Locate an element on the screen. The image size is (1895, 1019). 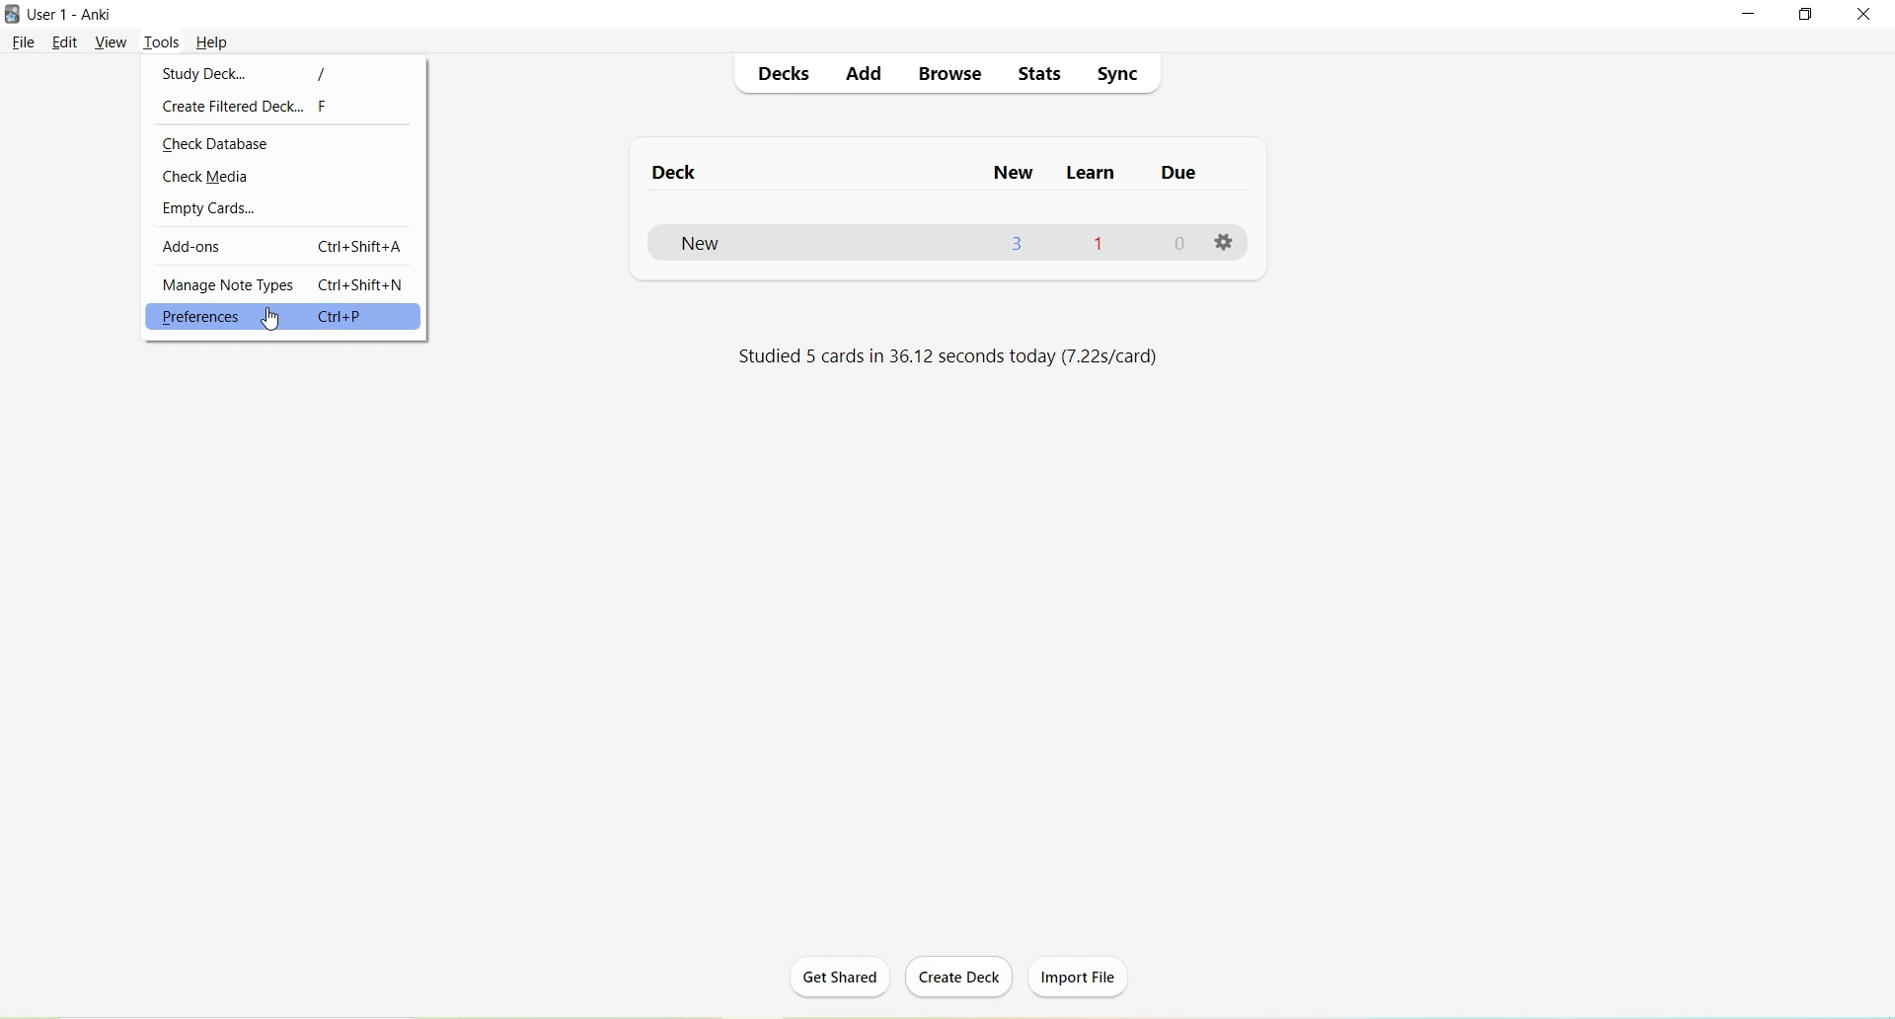
Studied 5 cards in 36.12 seconds today (7.22s/card) is located at coordinates (943, 358).